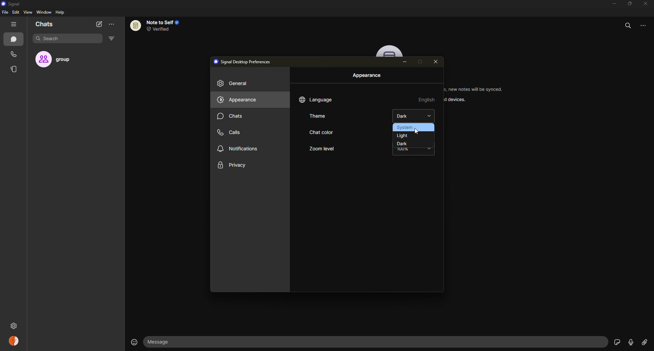 The width and height of the screenshot is (654, 351). I want to click on profile pic, so click(390, 51).